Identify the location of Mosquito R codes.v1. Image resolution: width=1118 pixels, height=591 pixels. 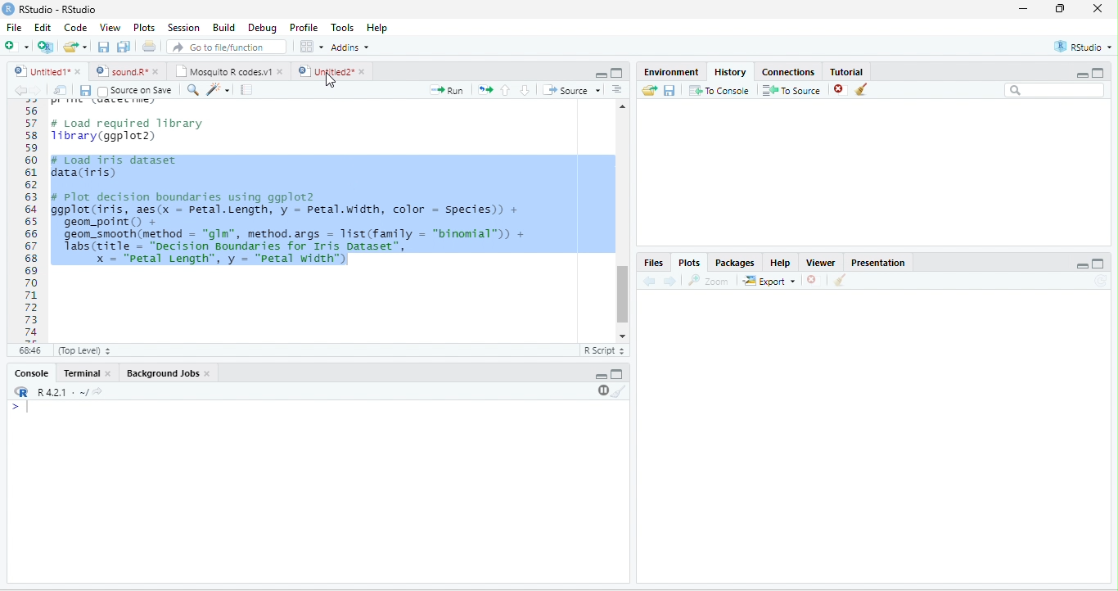
(222, 71).